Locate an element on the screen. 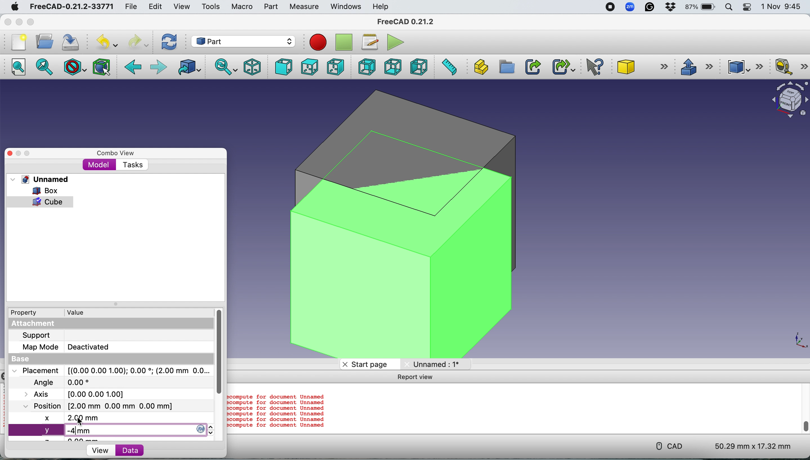 The height and width of the screenshot is (460, 810). Model is located at coordinates (99, 165).